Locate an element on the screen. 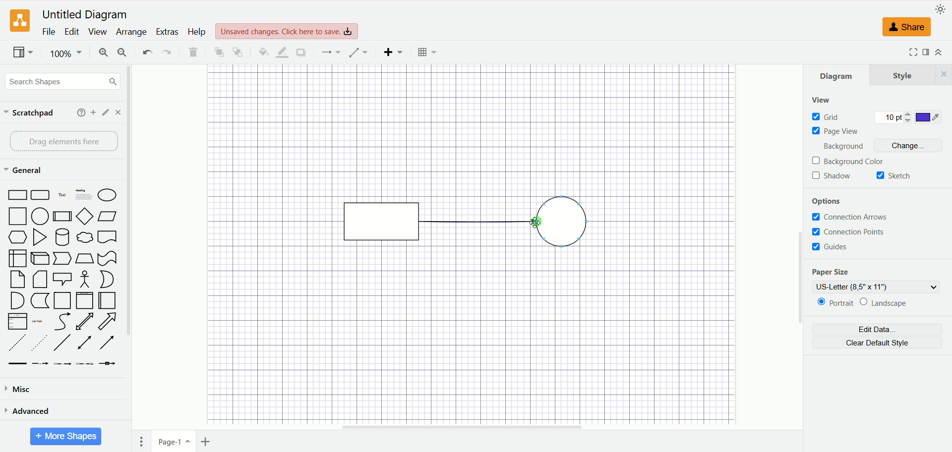 Image resolution: width=952 pixels, height=452 pixels. connection points is located at coordinates (847, 231).